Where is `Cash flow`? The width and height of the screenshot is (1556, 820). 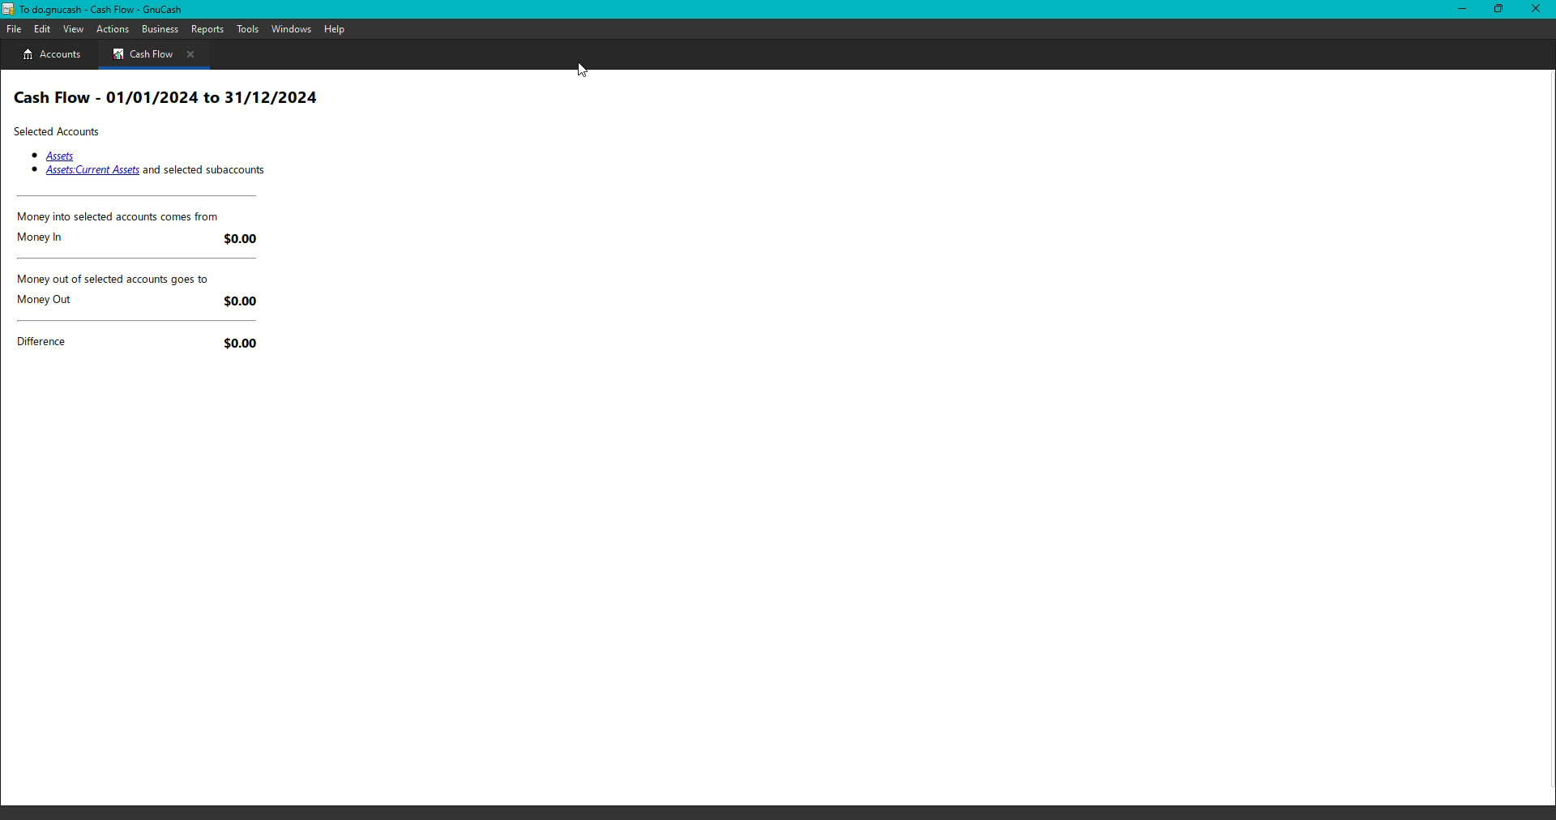 Cash flow is located at coordinates (156, 56).